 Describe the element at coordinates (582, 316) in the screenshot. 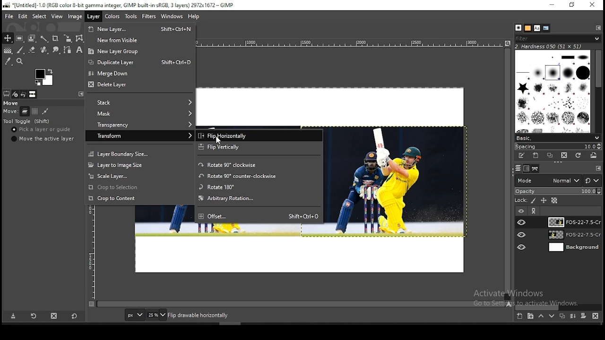

I see `add a mask` at that location.